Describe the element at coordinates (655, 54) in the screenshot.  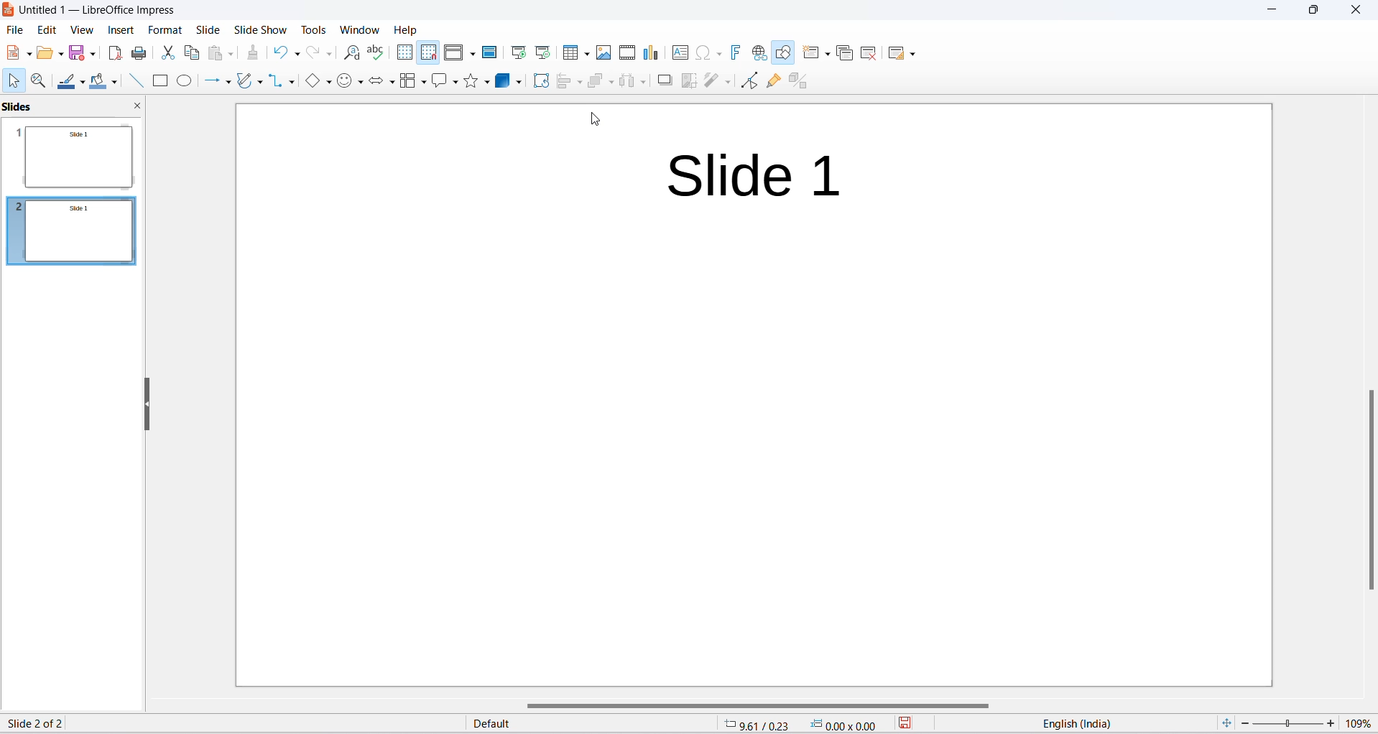
I see `insert chart` at that location.